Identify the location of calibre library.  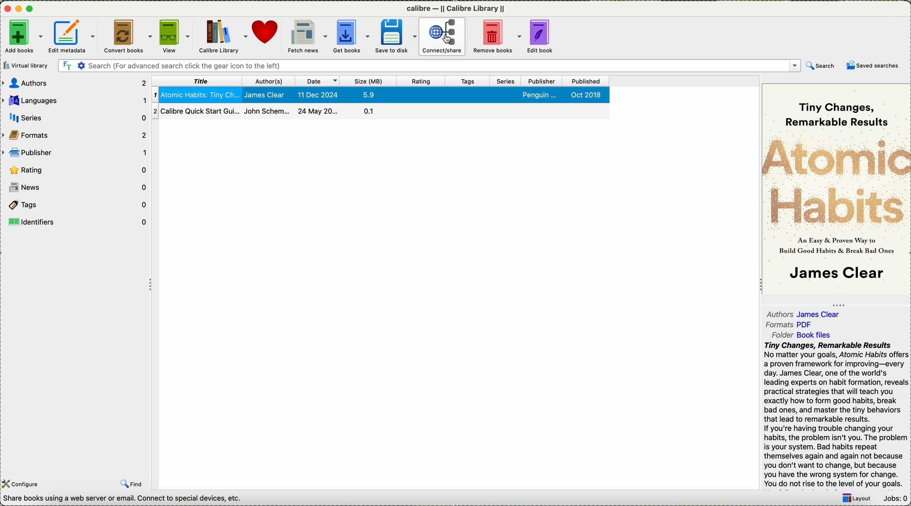
(224, 35).